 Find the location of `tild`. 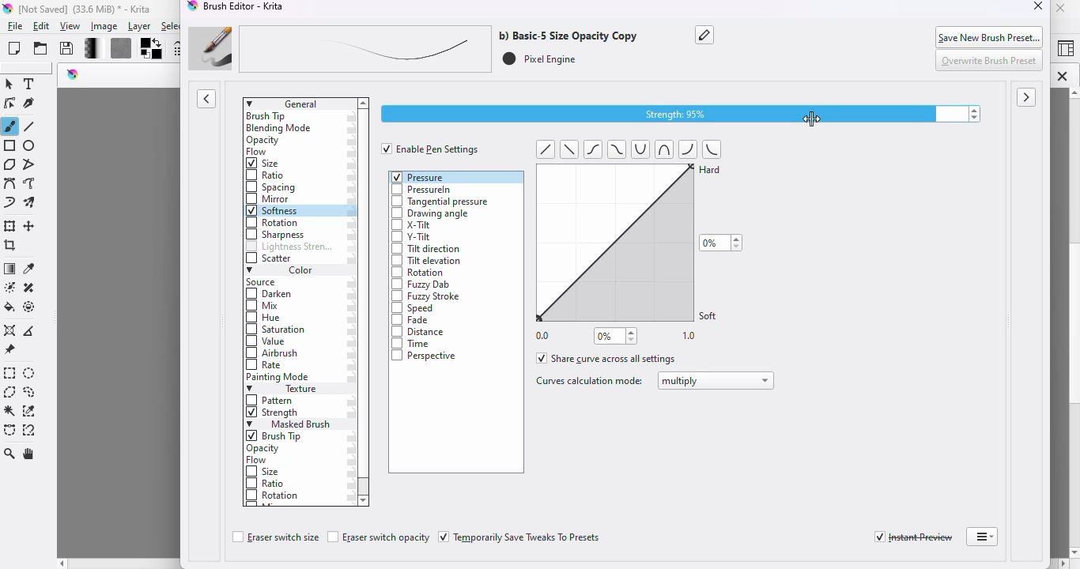

tild is located at coordinates (595, 149).